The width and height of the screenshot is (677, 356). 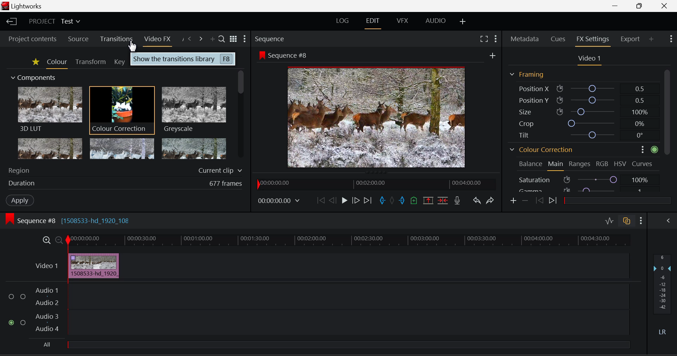 I want to click on Glow, so click(x=50, y=148).